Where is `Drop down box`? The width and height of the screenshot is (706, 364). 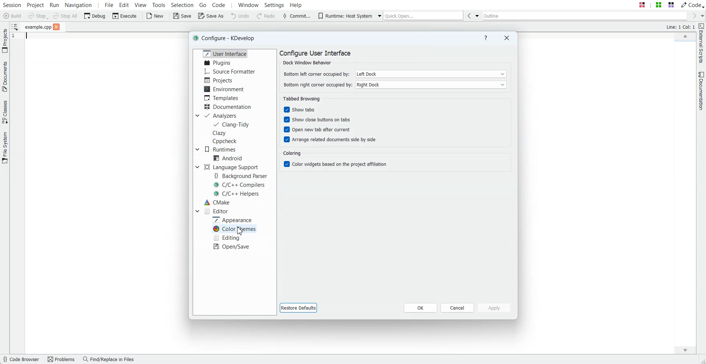 Drop down box is located at coordinates (702, 16).